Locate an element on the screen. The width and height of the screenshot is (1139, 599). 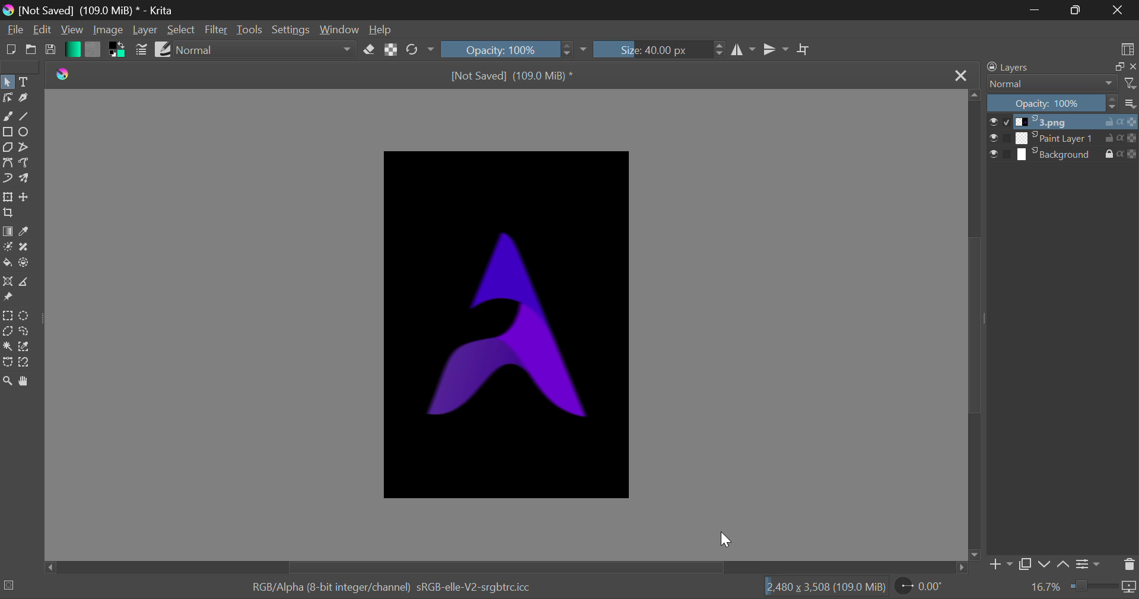
Crop is located at coordinates (804, 50).